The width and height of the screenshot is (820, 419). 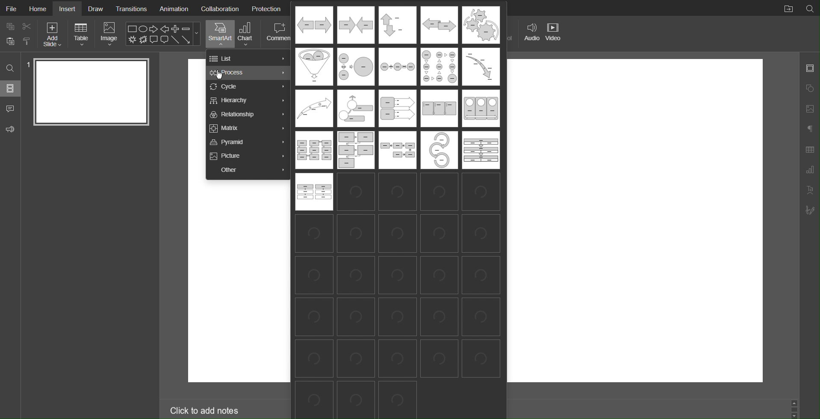 I want to click on Paragraph Settings, so click(x=810, y=129).